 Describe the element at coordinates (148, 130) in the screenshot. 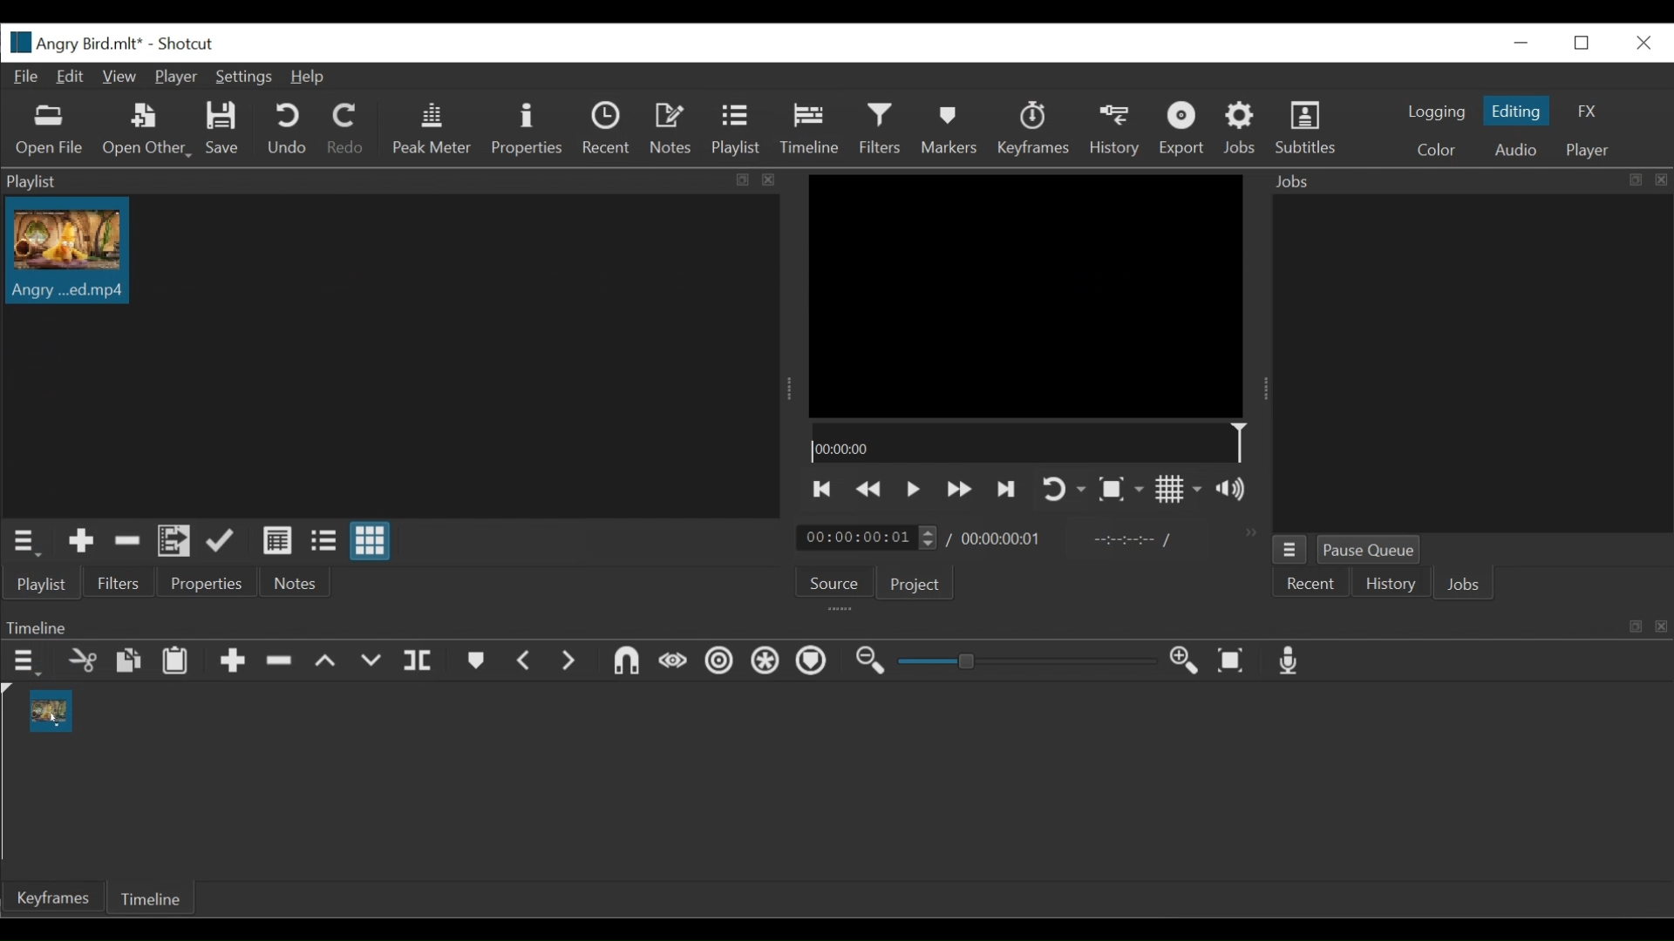

I see `Open Other` at that location.